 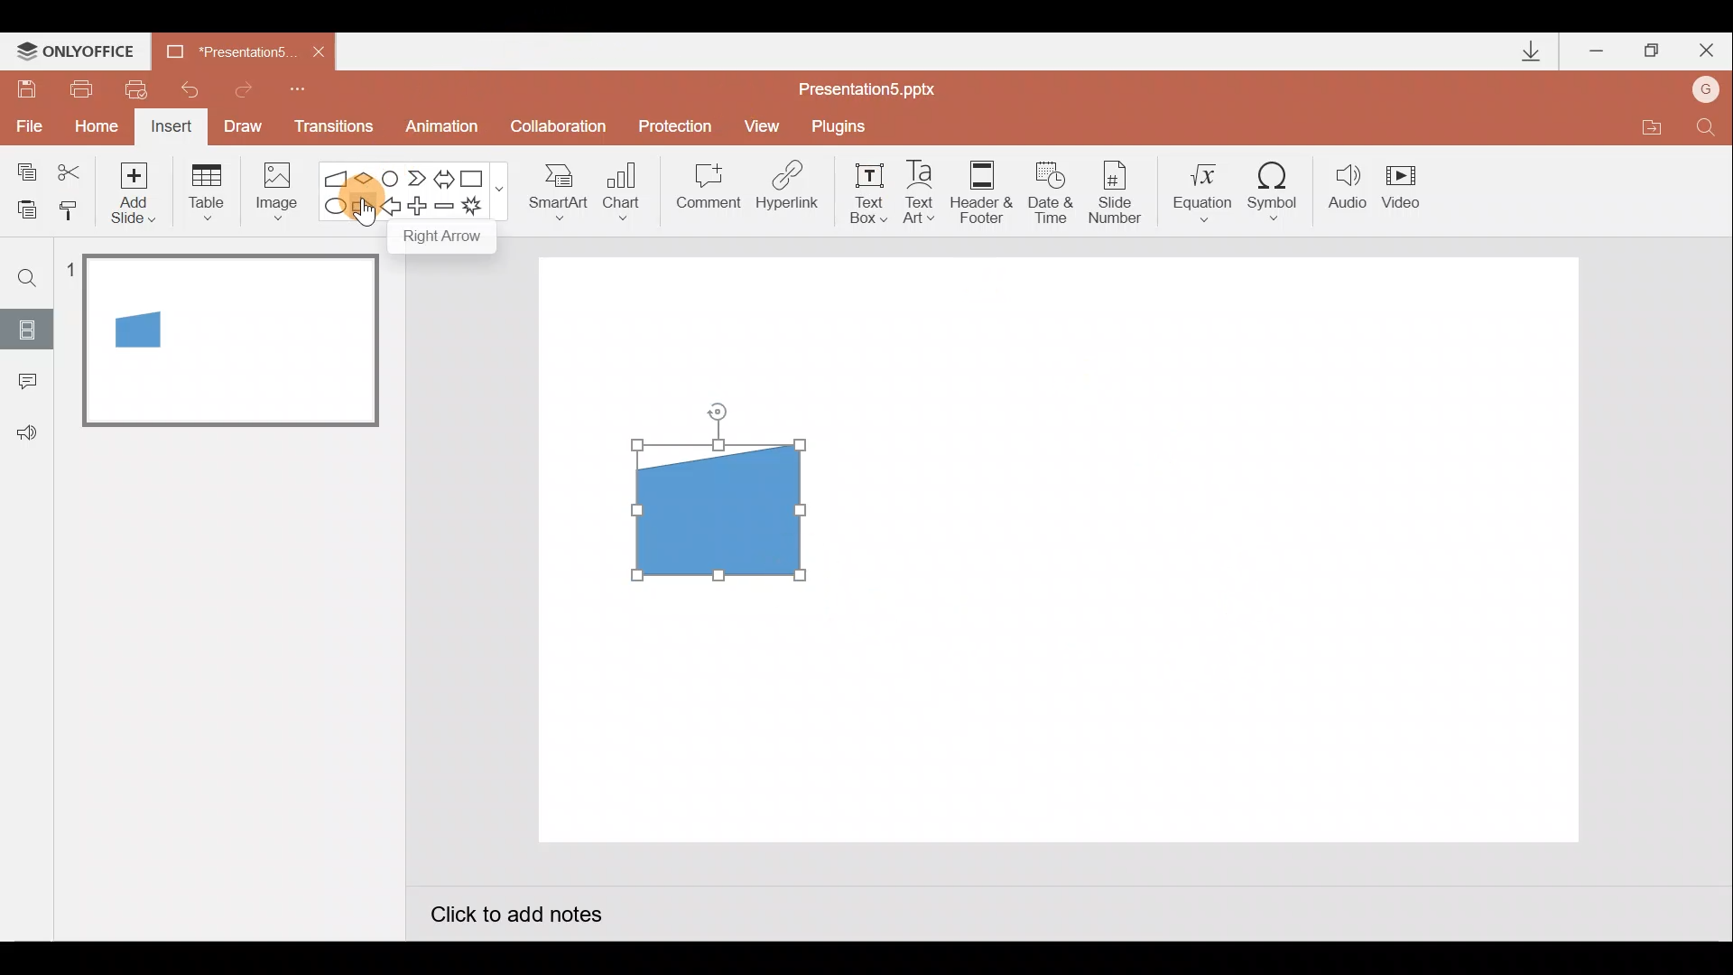 What do you see at coordinates (26, 329) in the screenshot?
I see `Slides` at bounding box center [26, 329].